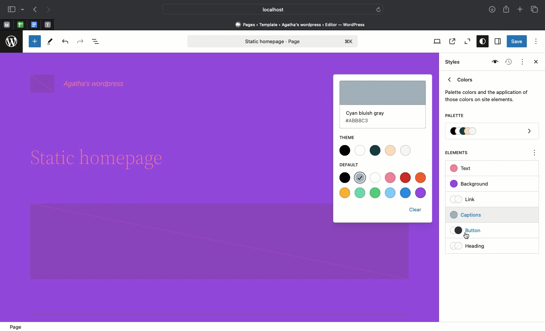 Image resolution: width=545 pixels, height=331 pixels. Describe the element at coordinates (534, 62) in the screenshot. I see `Close` at that location.